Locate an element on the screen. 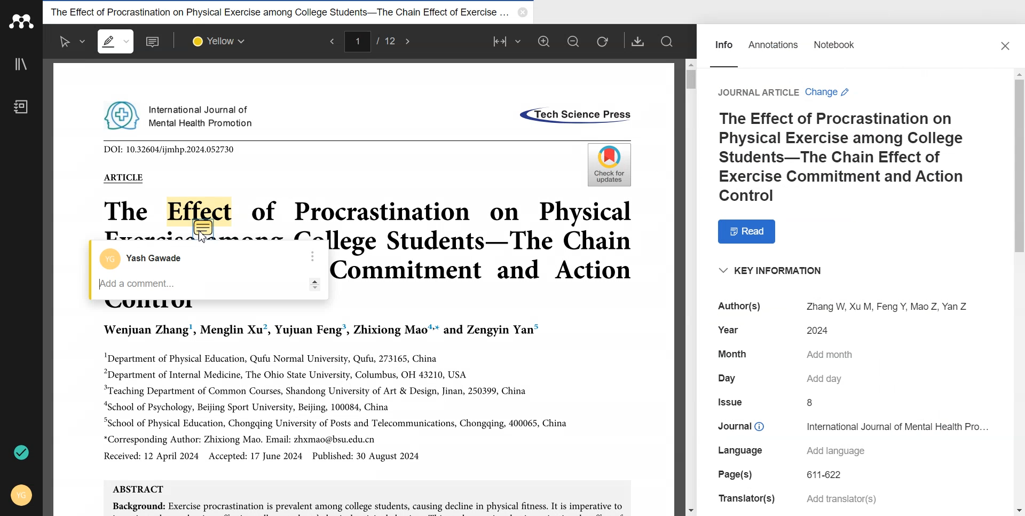 The image size is (1025, 516). Account is located at coordinates (19, 492).